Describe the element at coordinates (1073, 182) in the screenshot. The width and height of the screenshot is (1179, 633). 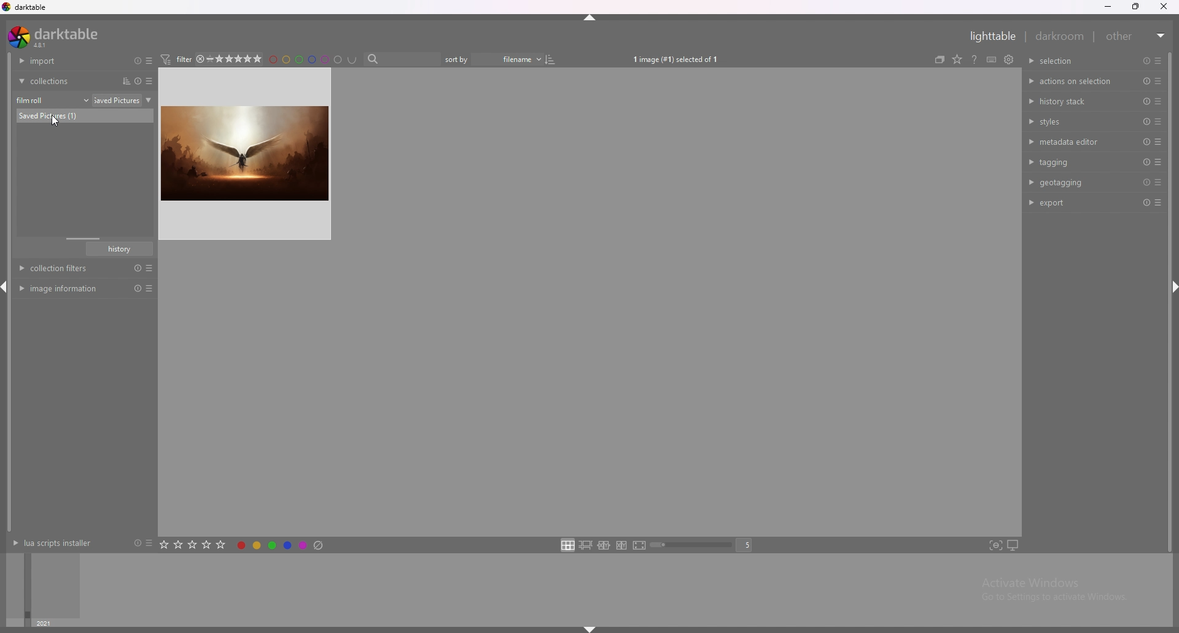
I see `geotagging` at that location.